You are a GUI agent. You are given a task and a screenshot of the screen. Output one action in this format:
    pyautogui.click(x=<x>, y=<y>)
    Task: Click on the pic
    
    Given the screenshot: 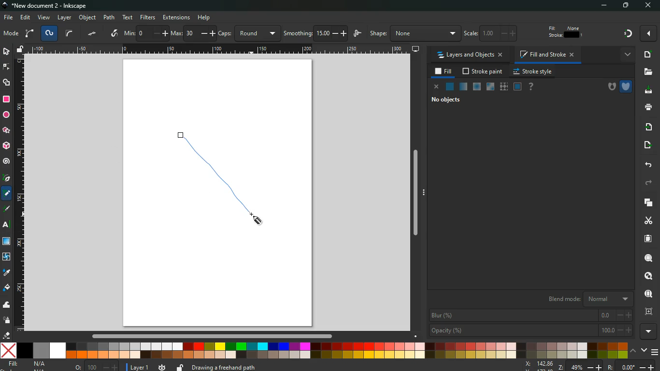 What is the action you would take?
    pyautogui.click(x=6, y=178)
    